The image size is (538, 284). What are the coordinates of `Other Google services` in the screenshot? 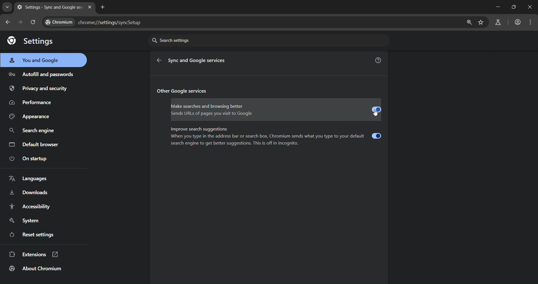 It's located at (183, 91).